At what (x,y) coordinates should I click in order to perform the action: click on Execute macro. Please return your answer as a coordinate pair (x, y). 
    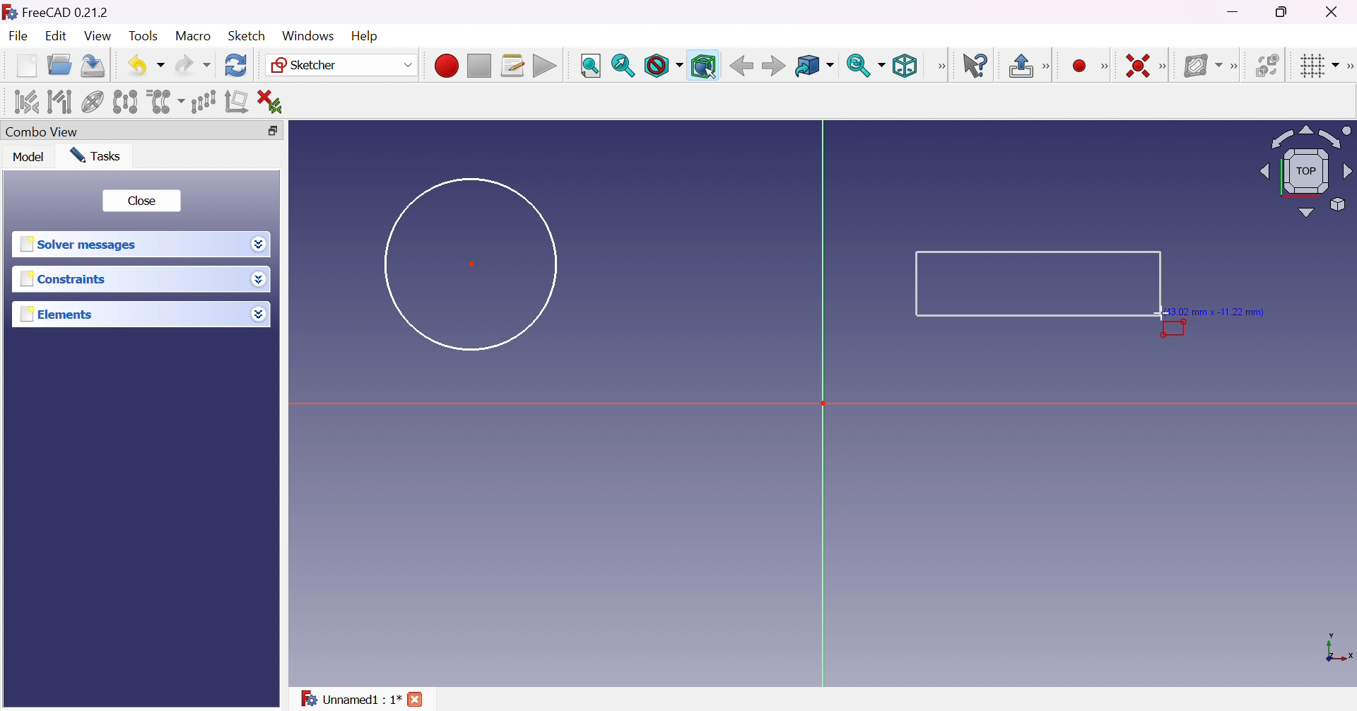
    Looking at the image, I should click on (545, 68).